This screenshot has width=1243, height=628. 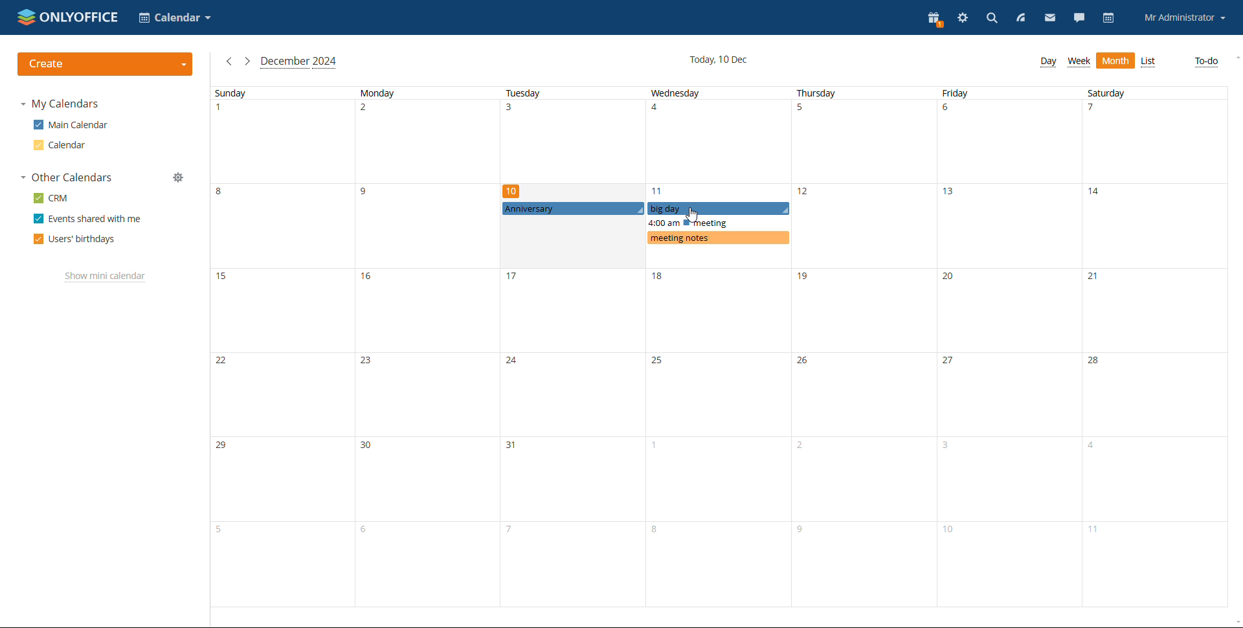 I want to click on scroll up, so click(x=1235, y=57).